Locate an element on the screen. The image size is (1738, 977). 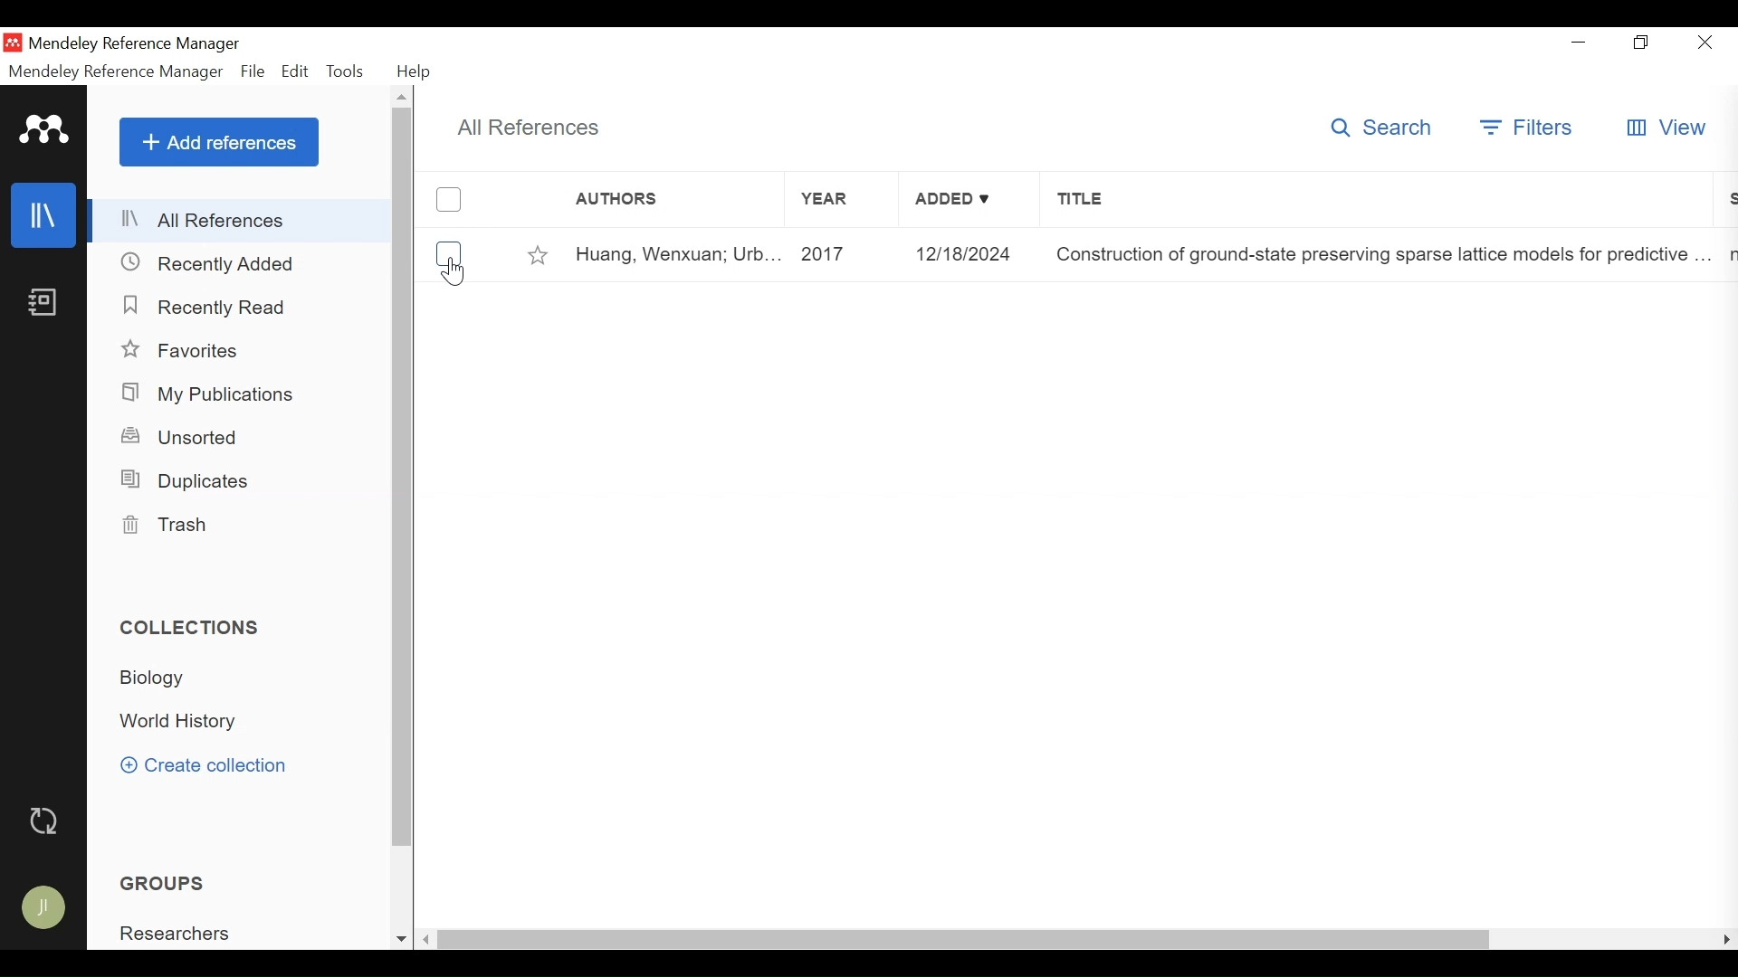
Scroll down is located at coordinates (401, 939).